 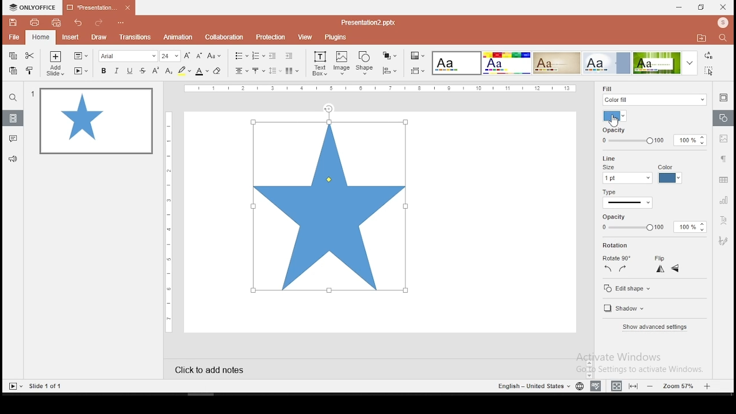 What do you see at coordinates (506, 63) in the screenshot?
I see `` at bounding box center [506, 63].